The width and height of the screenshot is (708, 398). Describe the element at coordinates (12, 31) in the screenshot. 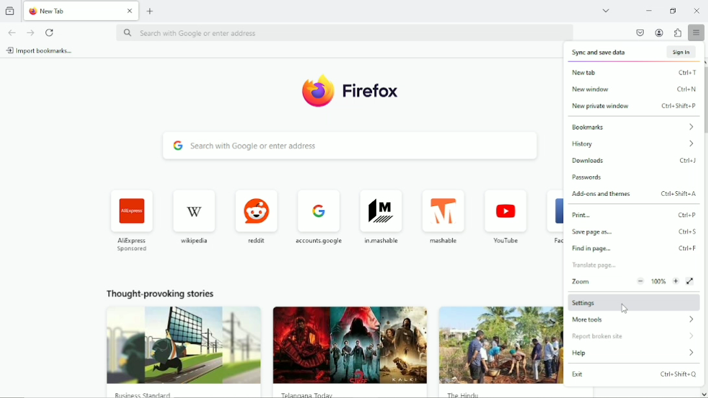

I see `go back` at that location.